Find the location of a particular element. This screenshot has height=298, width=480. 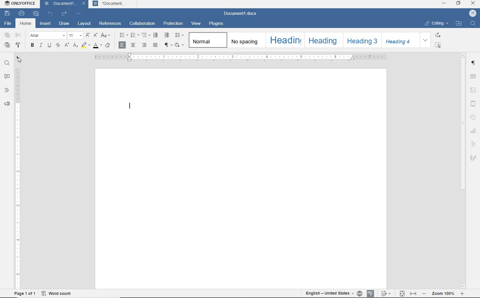

zoom out is located at coordinates (424, 294).